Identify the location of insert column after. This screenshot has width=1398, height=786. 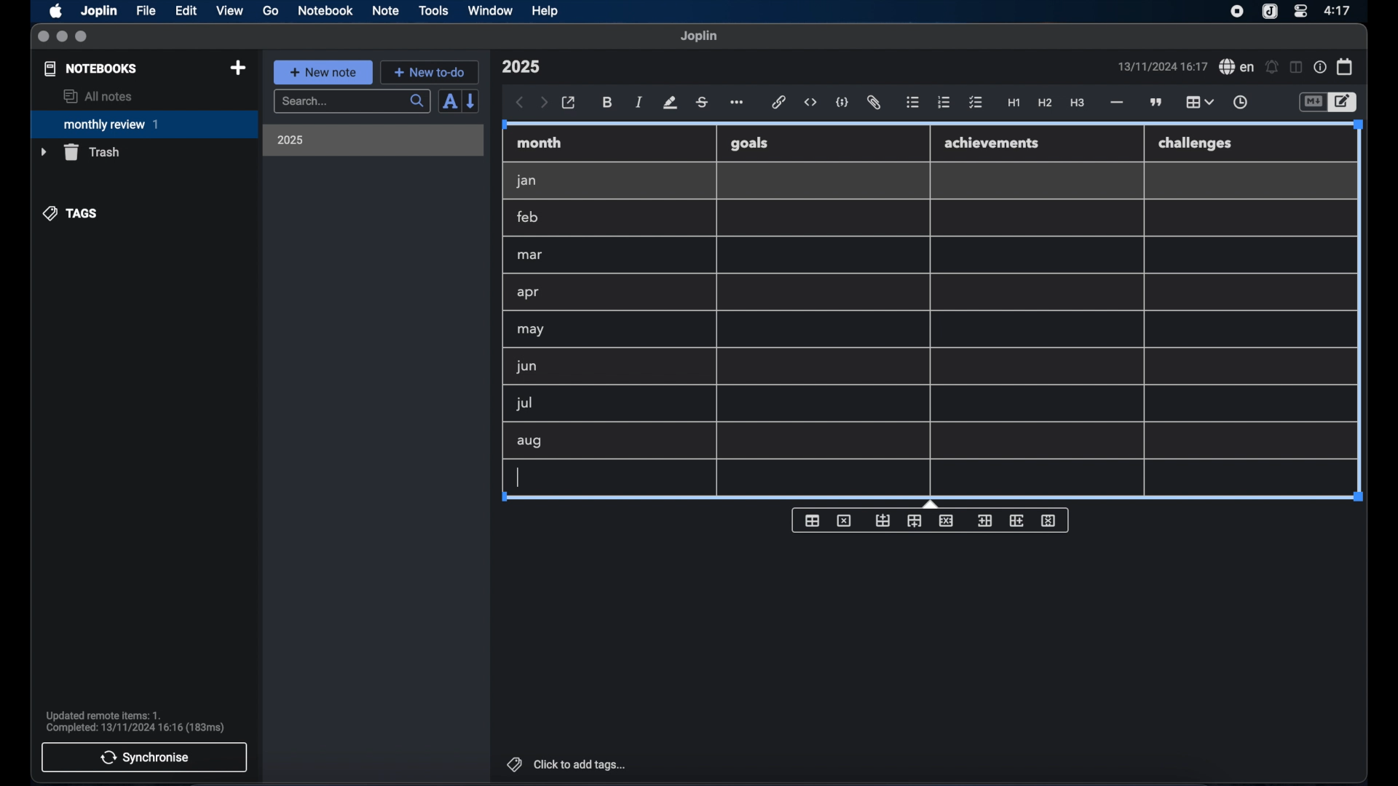
(1017, 520).